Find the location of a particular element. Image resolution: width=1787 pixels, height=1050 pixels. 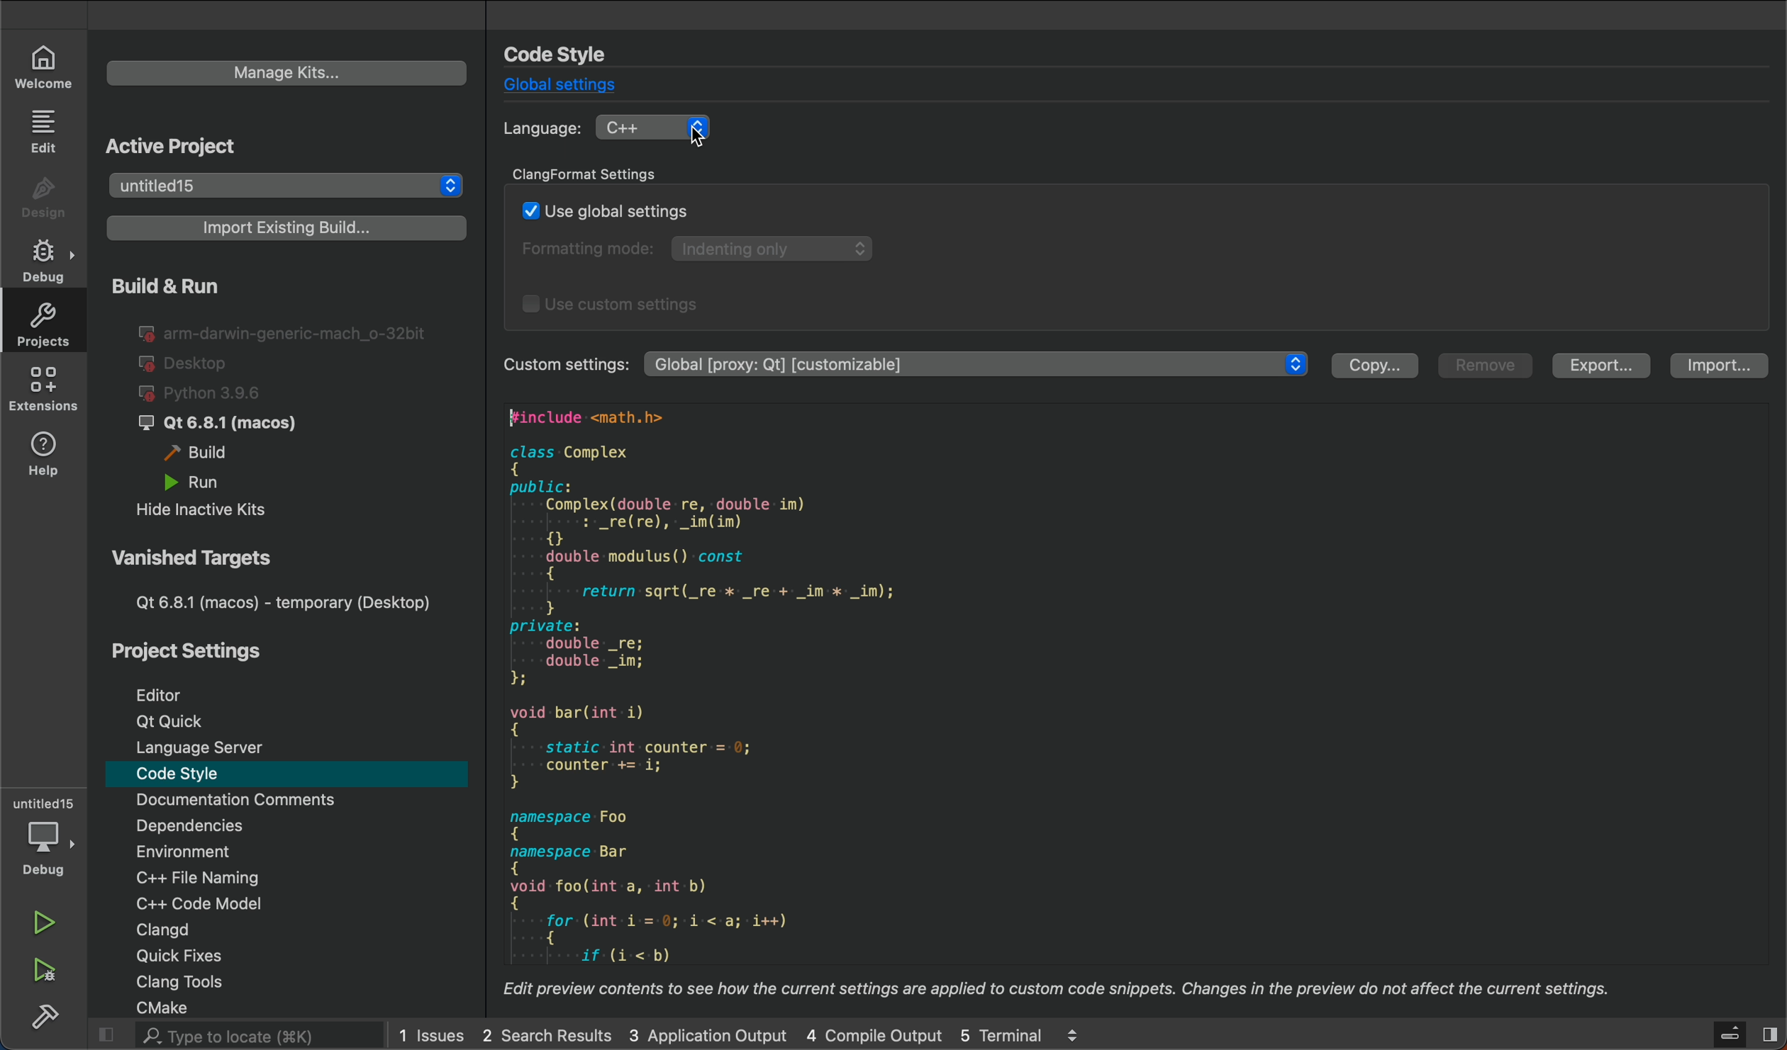

language server is located at coordinates (208, 748).